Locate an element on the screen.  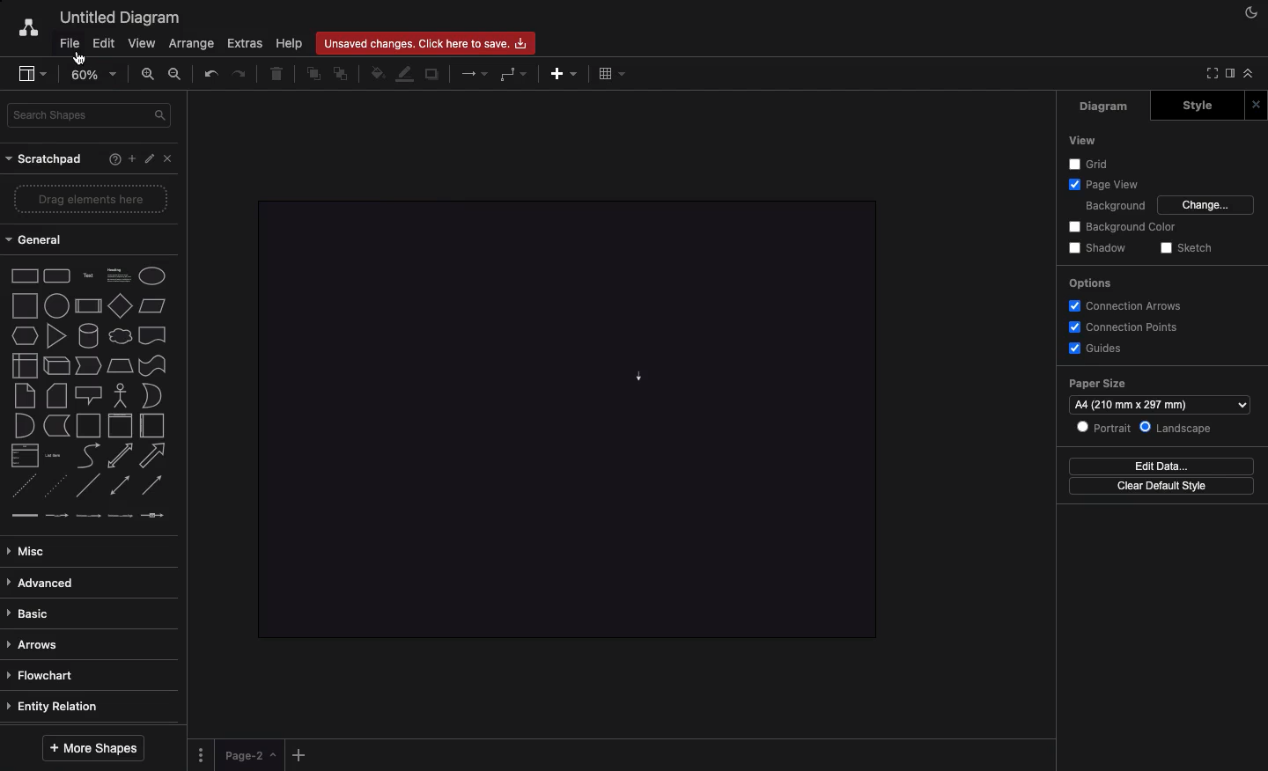
Edit is located at coordinates (148, 158).